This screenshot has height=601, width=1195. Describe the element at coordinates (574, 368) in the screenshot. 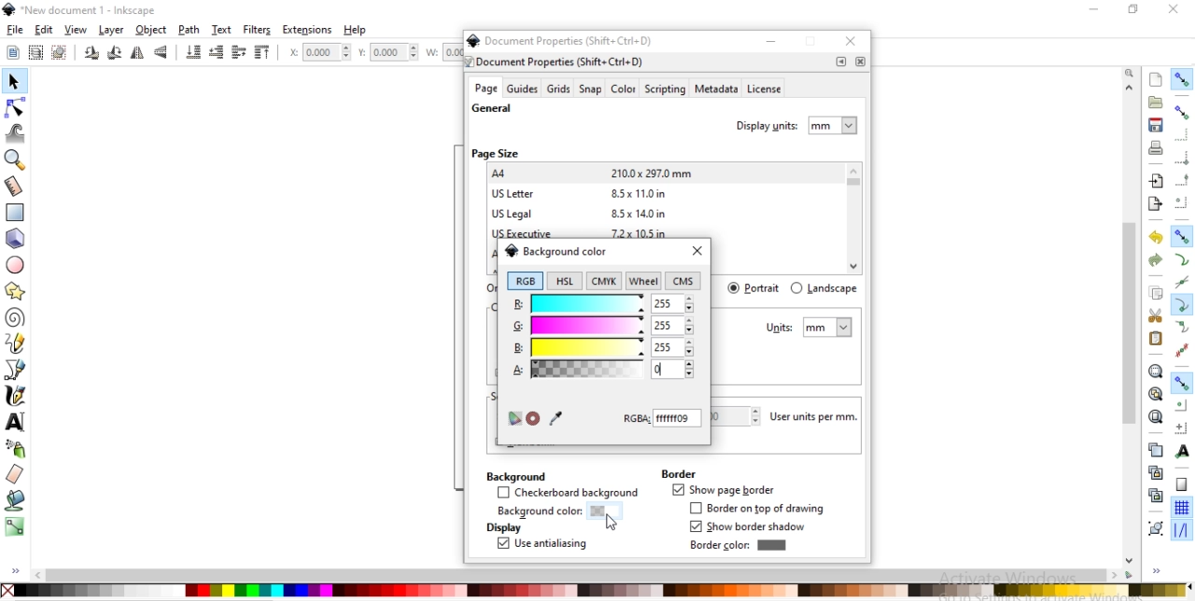

I see `alpha` at that location.